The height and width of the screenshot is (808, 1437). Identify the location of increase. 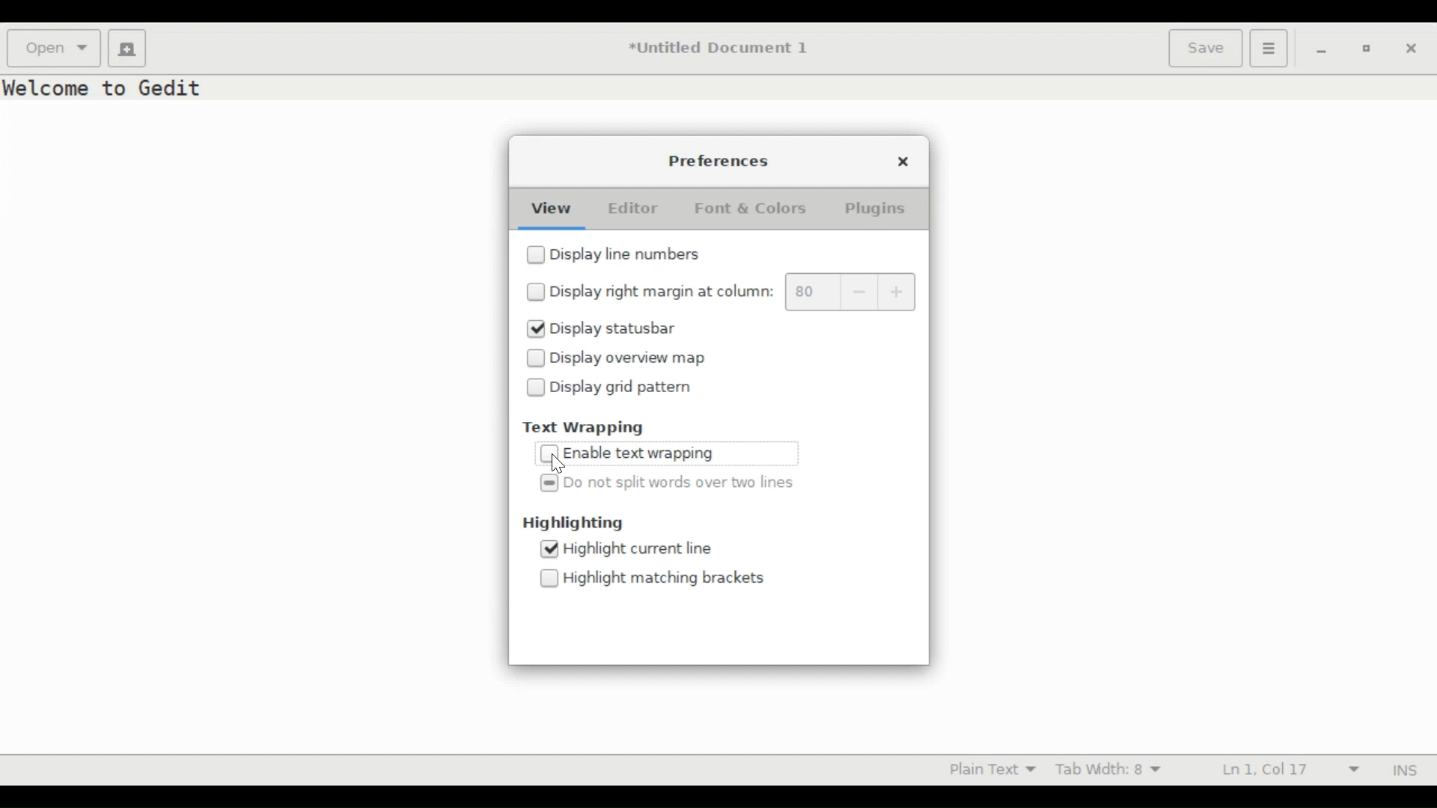
(900, 292).